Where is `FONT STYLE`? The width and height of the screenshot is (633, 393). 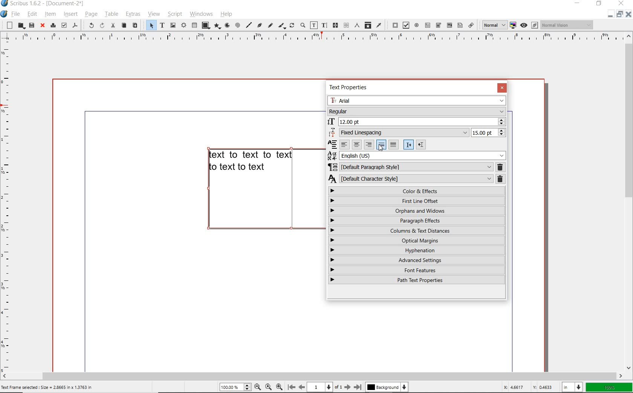 FONT STYLE is located at coordinates (417, 111).